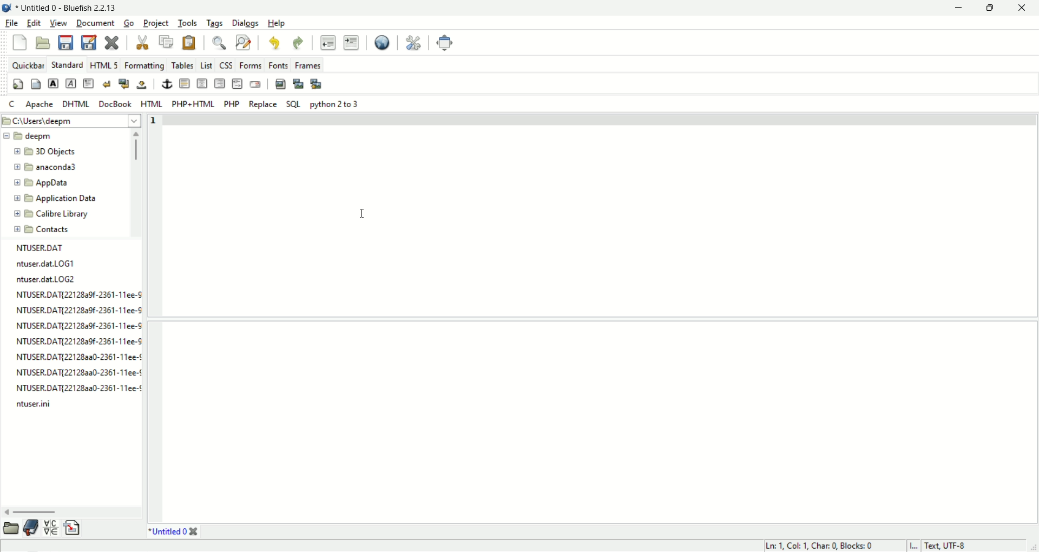 Image resolution: width=1039 pixels, height=552 pixels. I want to click on minimize, so click(959, 9).